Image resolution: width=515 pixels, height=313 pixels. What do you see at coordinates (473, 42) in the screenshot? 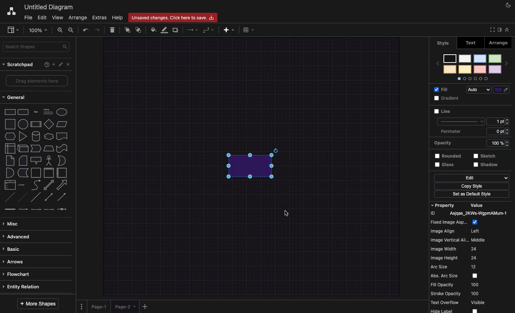
I see `Text` at bounding box center [473, 42].